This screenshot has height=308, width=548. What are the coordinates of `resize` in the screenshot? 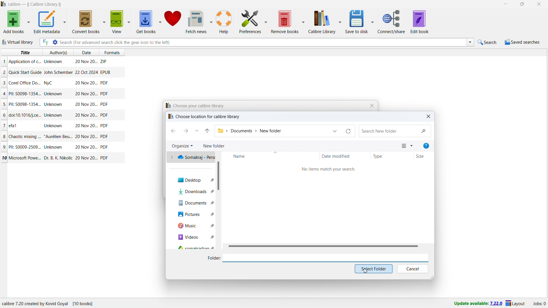 It's located at (432, 277).